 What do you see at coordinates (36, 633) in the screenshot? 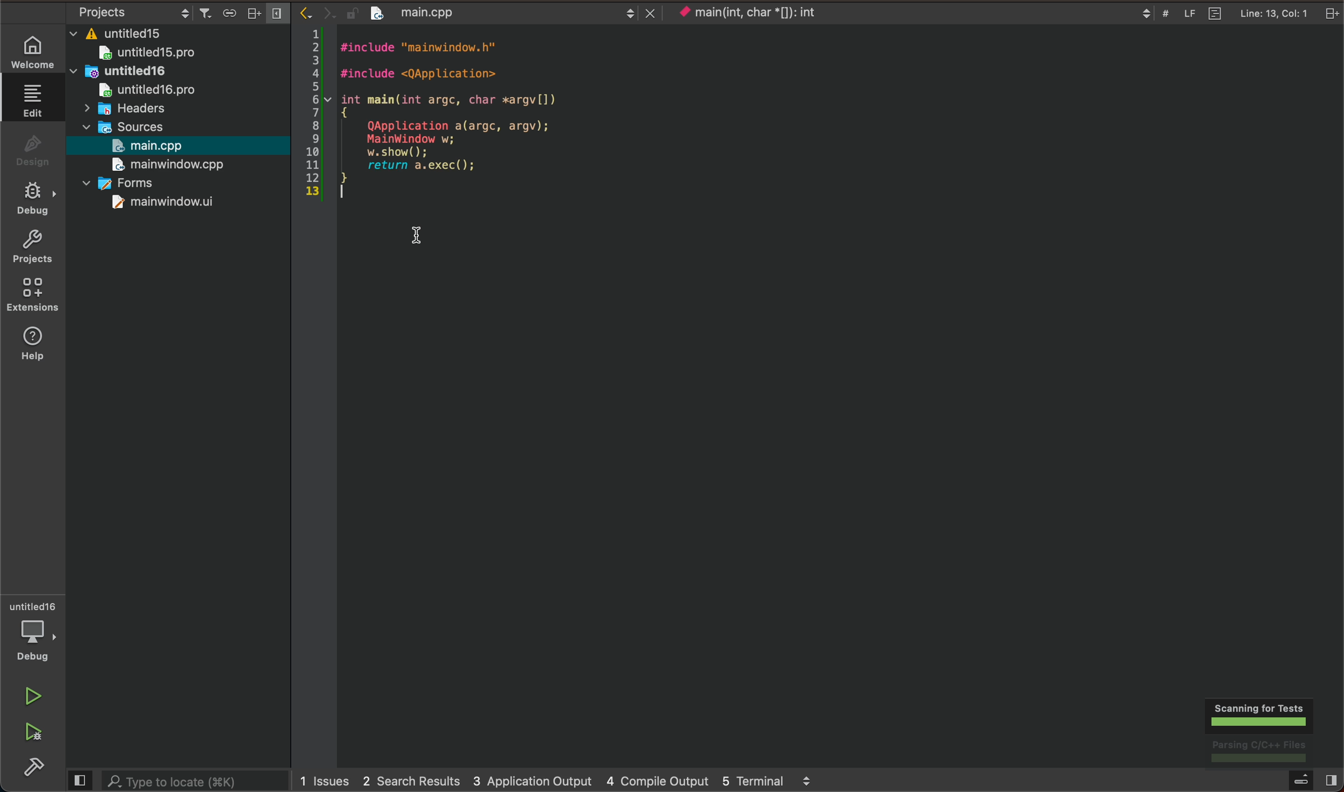
I see `debugger` at bounding box center [36, 633].